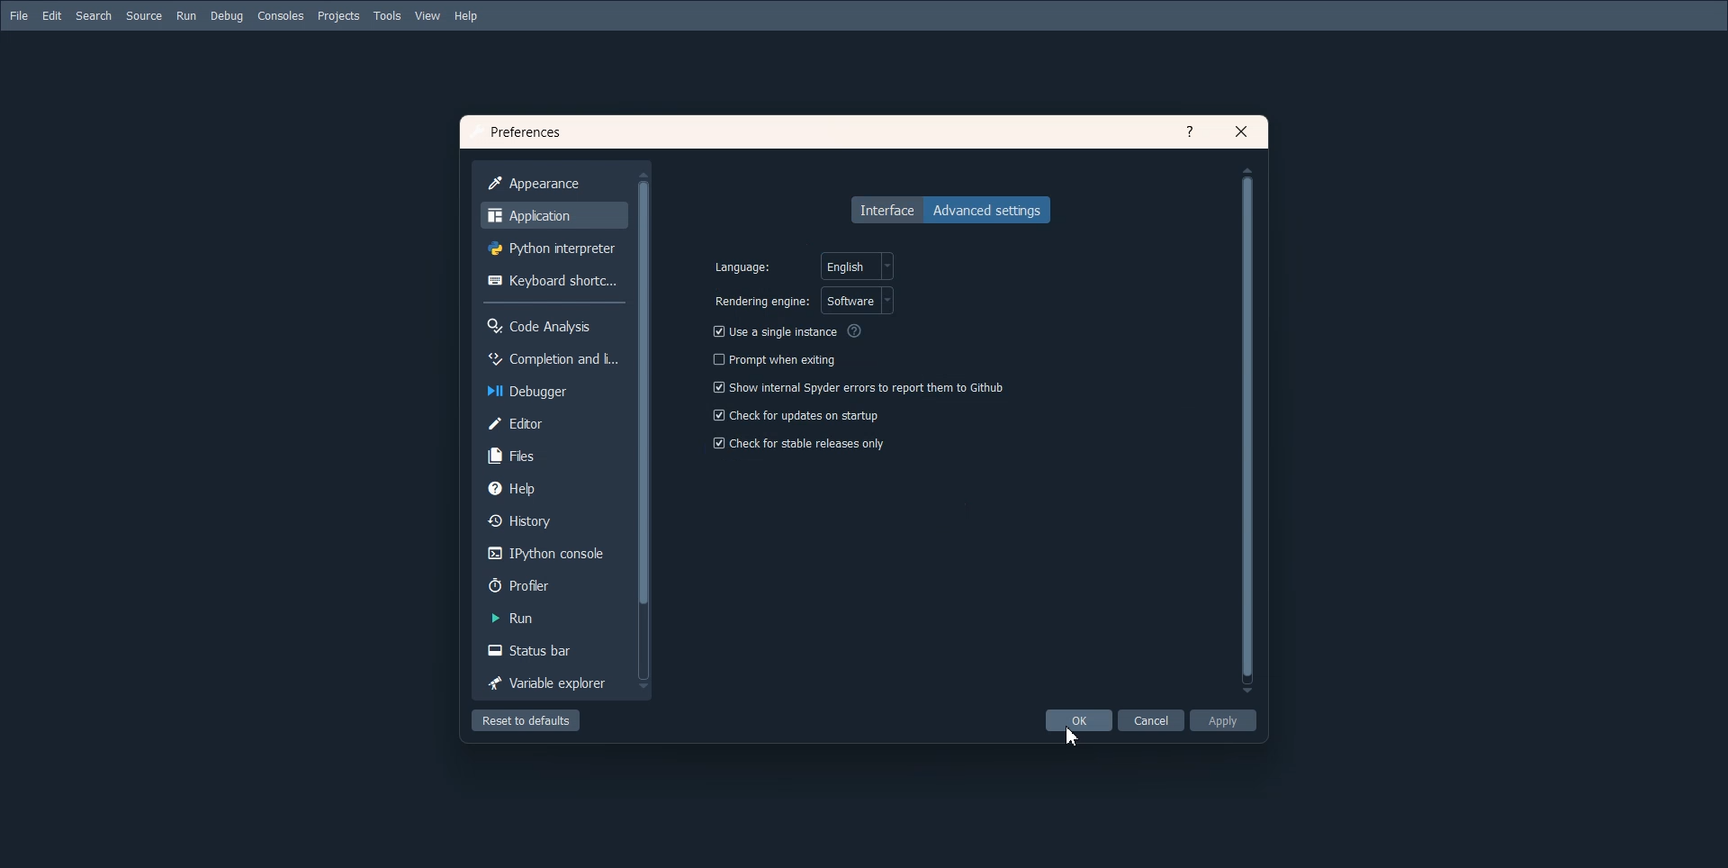  Describe the element at coordinates (524, 131) in the screenshot. I see `Text` at that location.